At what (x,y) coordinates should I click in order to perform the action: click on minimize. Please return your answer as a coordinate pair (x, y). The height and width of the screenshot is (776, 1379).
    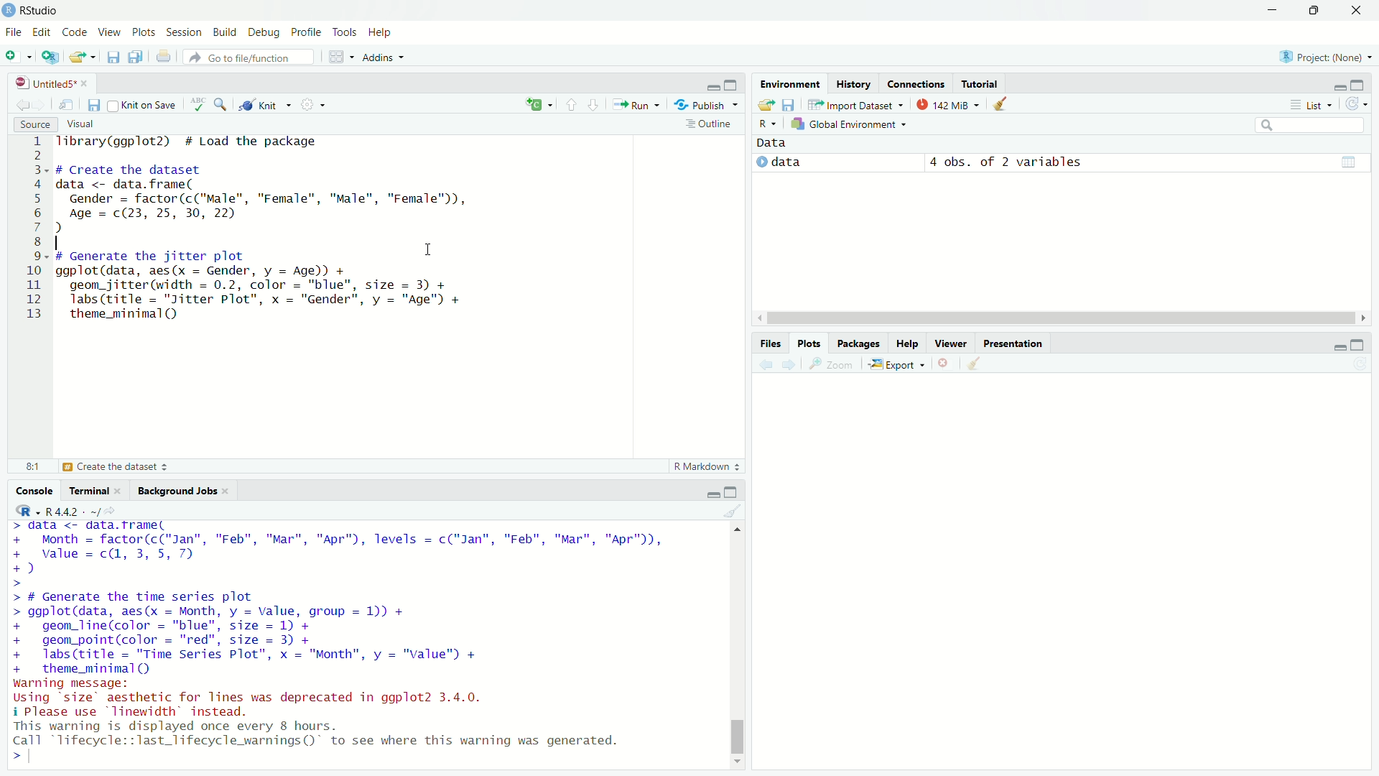
    Looking at the image, I should click on (1337, 83).